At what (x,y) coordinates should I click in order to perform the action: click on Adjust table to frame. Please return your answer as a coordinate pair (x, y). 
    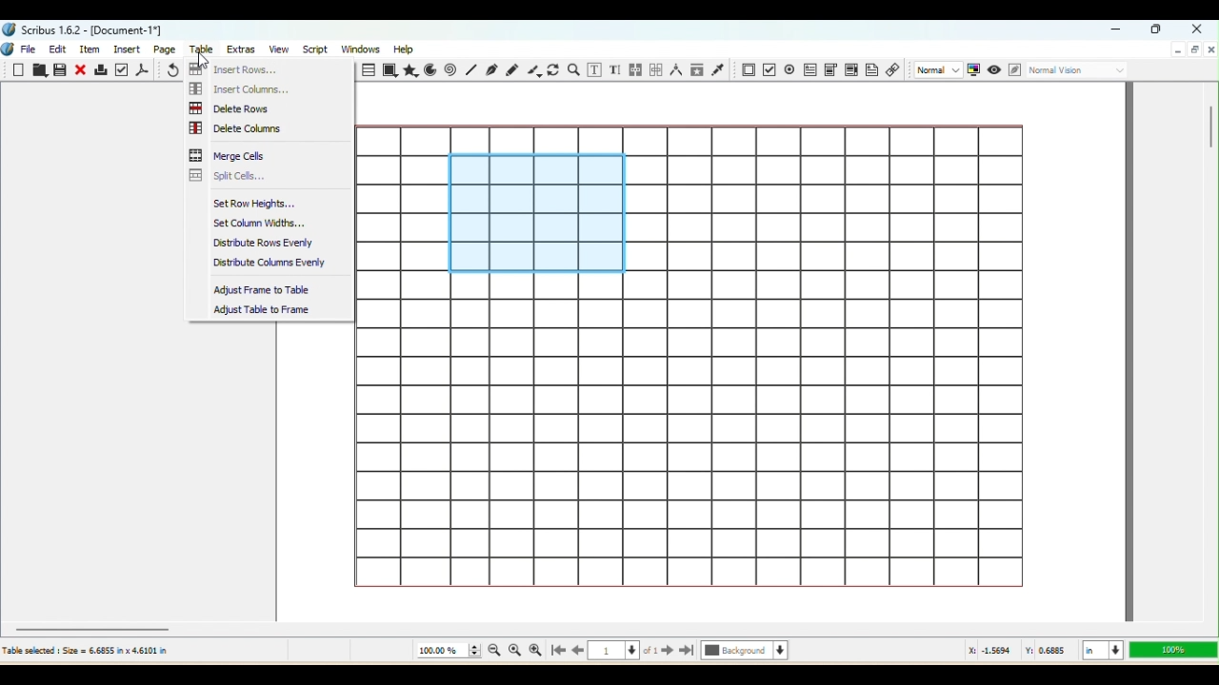
    Looking at the image, I should click on (268, 308).